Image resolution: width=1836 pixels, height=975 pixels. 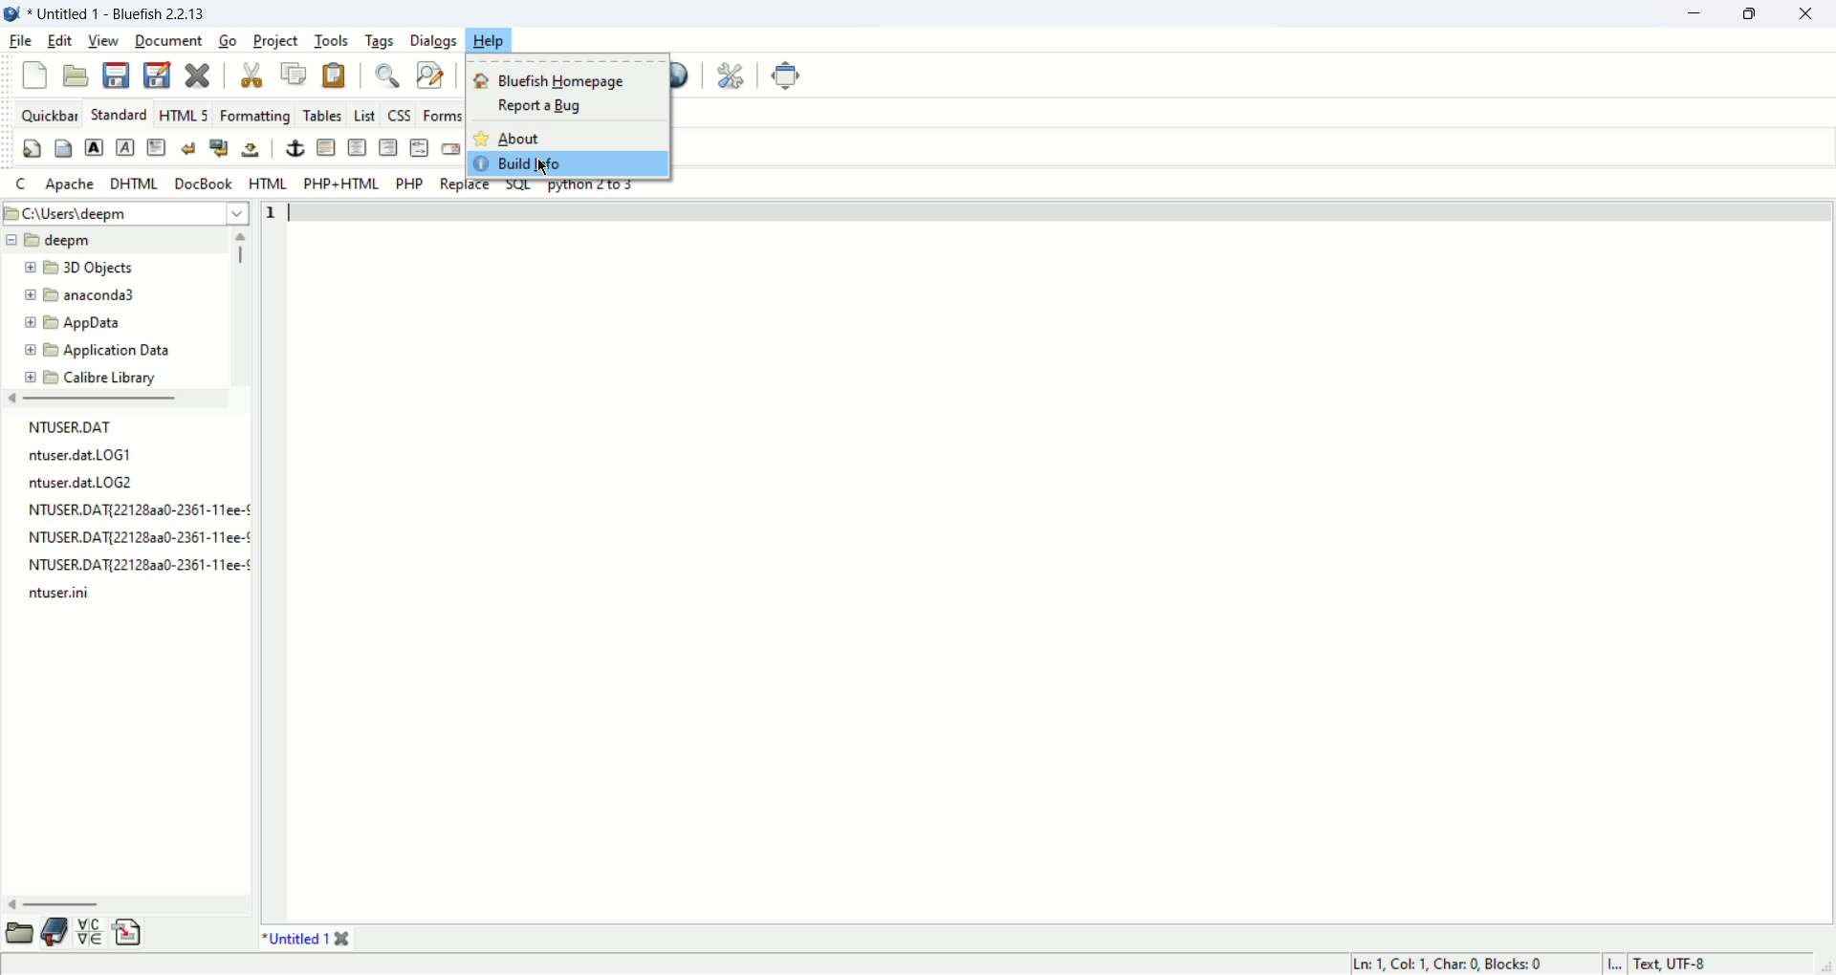 What do you see at coordinates (135, 185) in the screenshot?
I see `DHTML` at bounding box center [135, 185].